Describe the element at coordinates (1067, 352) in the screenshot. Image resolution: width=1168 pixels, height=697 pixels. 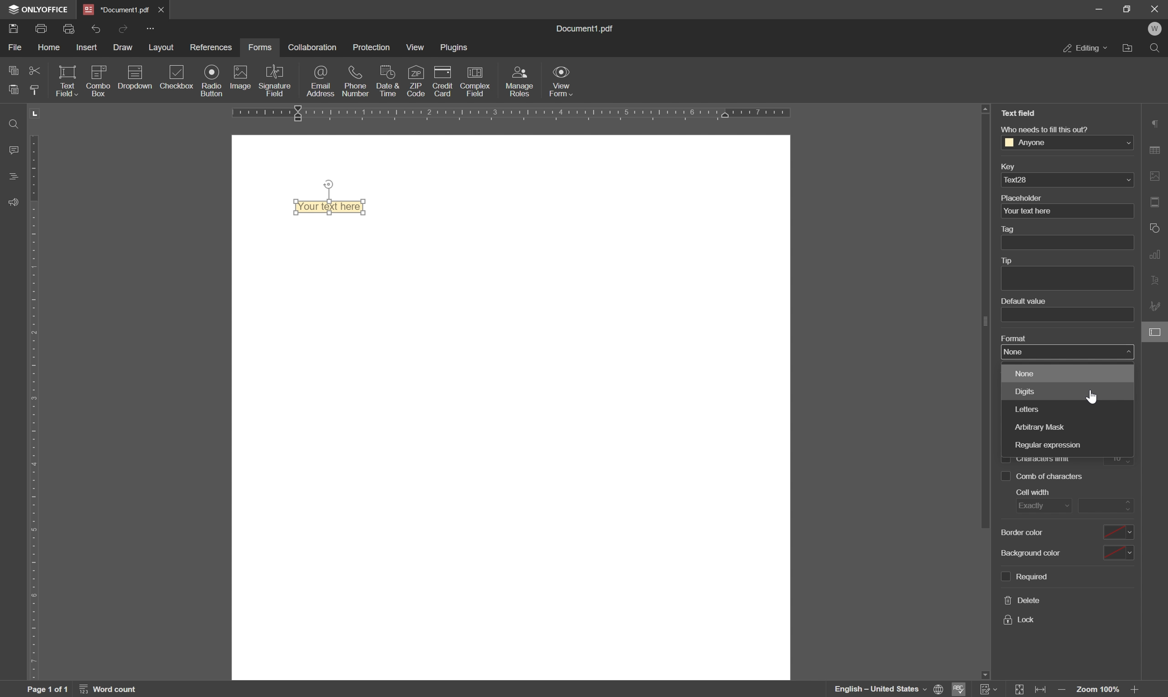
I see `none` at that location.